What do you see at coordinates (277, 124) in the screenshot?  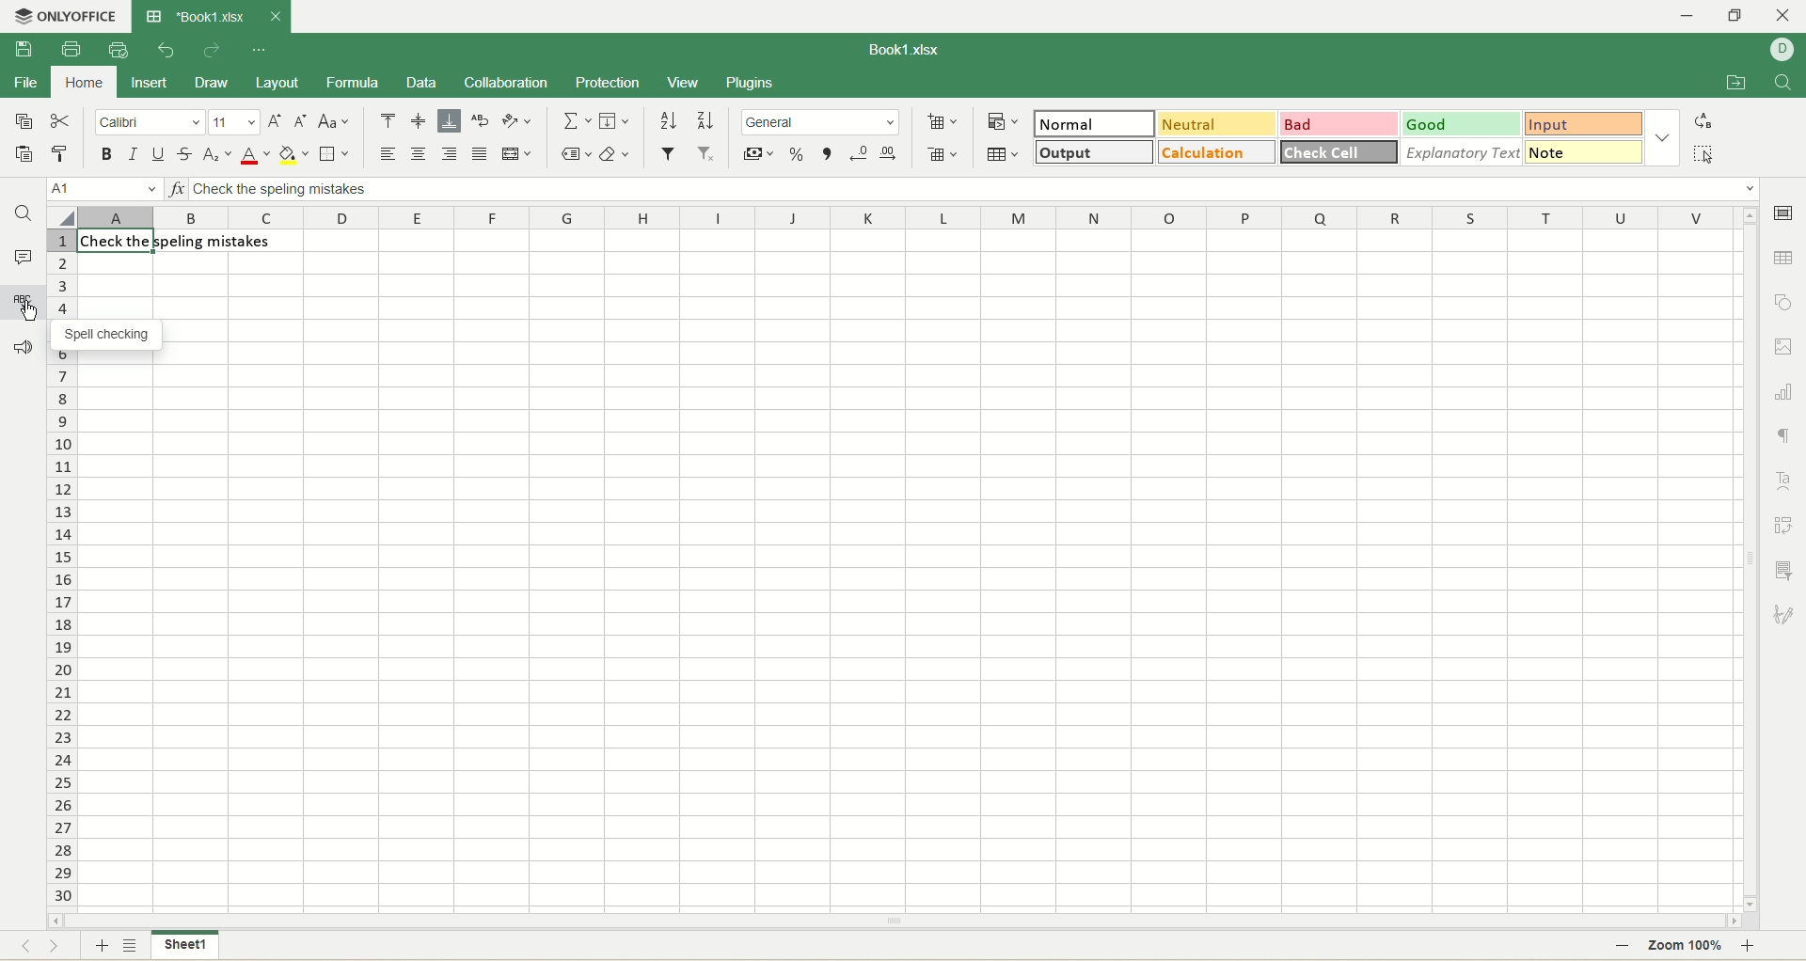 I see `increase size` at bounding box center [277, 124].